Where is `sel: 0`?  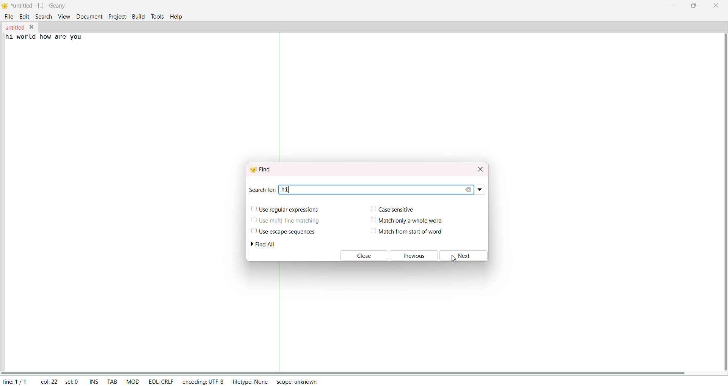
sel: 0 is located at coordinates (73, 381).